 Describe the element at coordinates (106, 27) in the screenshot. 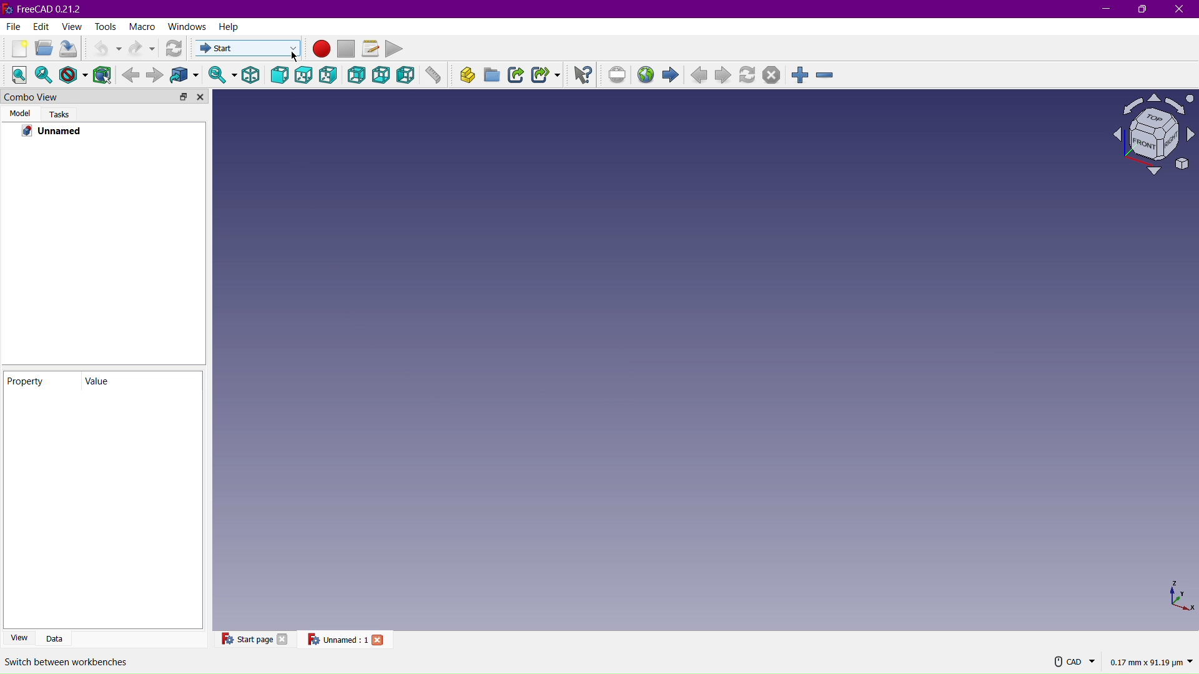

I see `Tools` at that location.